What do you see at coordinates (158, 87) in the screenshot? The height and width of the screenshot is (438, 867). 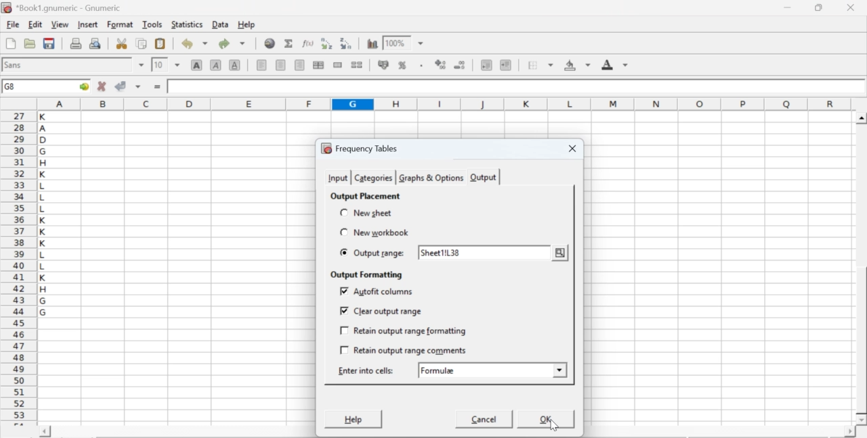 I see `enter formula` at bounding box center [158, 87].